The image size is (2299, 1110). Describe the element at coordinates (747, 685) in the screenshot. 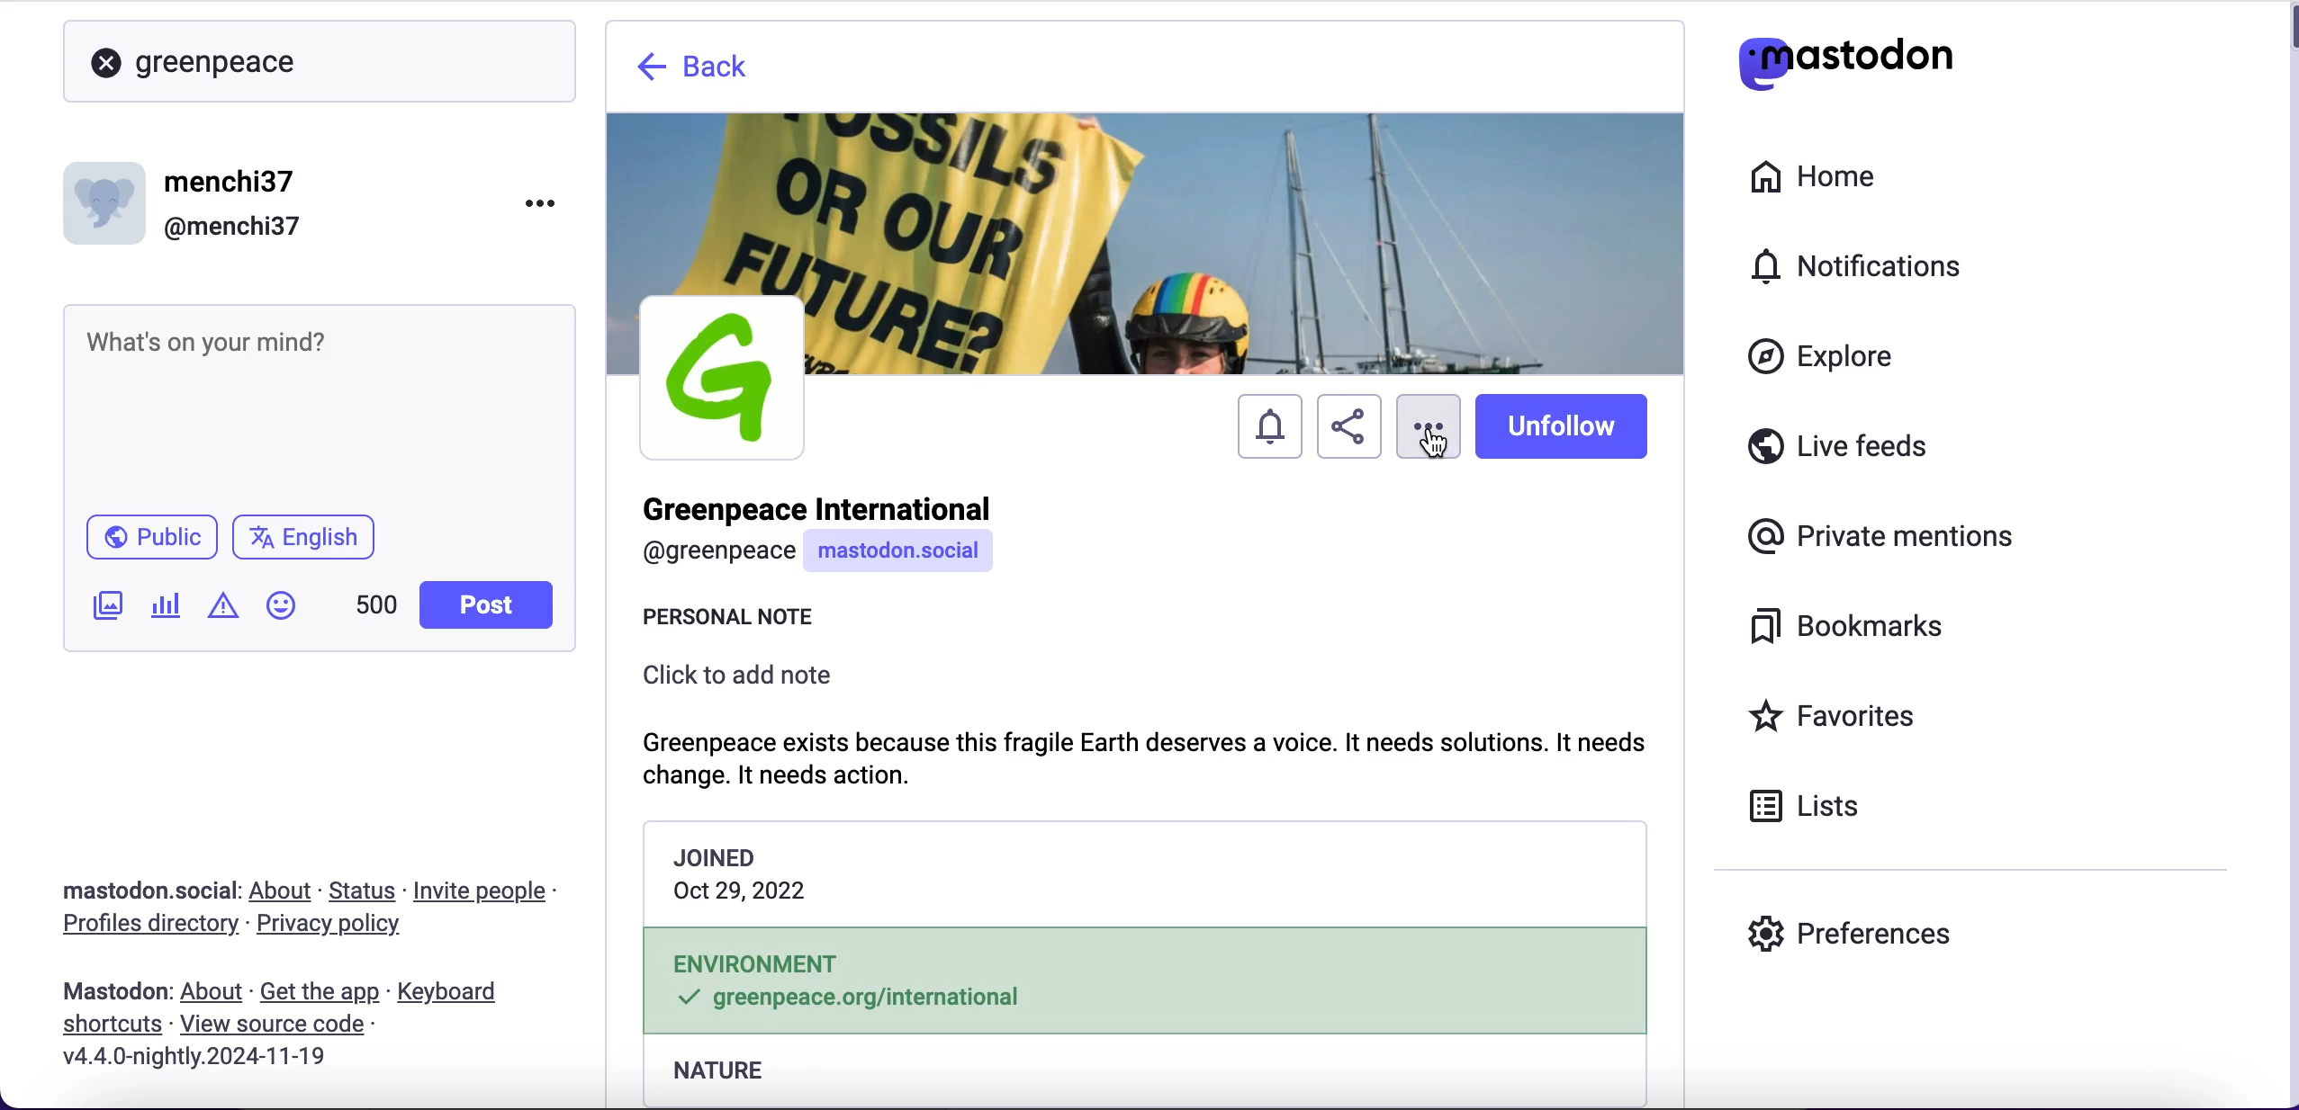

I see `click to add note` at that location.